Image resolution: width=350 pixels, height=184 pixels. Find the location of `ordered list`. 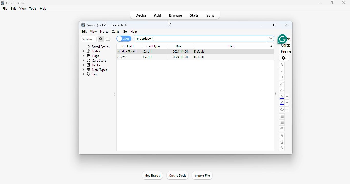

ordered list is located at coordinates (282, 123).